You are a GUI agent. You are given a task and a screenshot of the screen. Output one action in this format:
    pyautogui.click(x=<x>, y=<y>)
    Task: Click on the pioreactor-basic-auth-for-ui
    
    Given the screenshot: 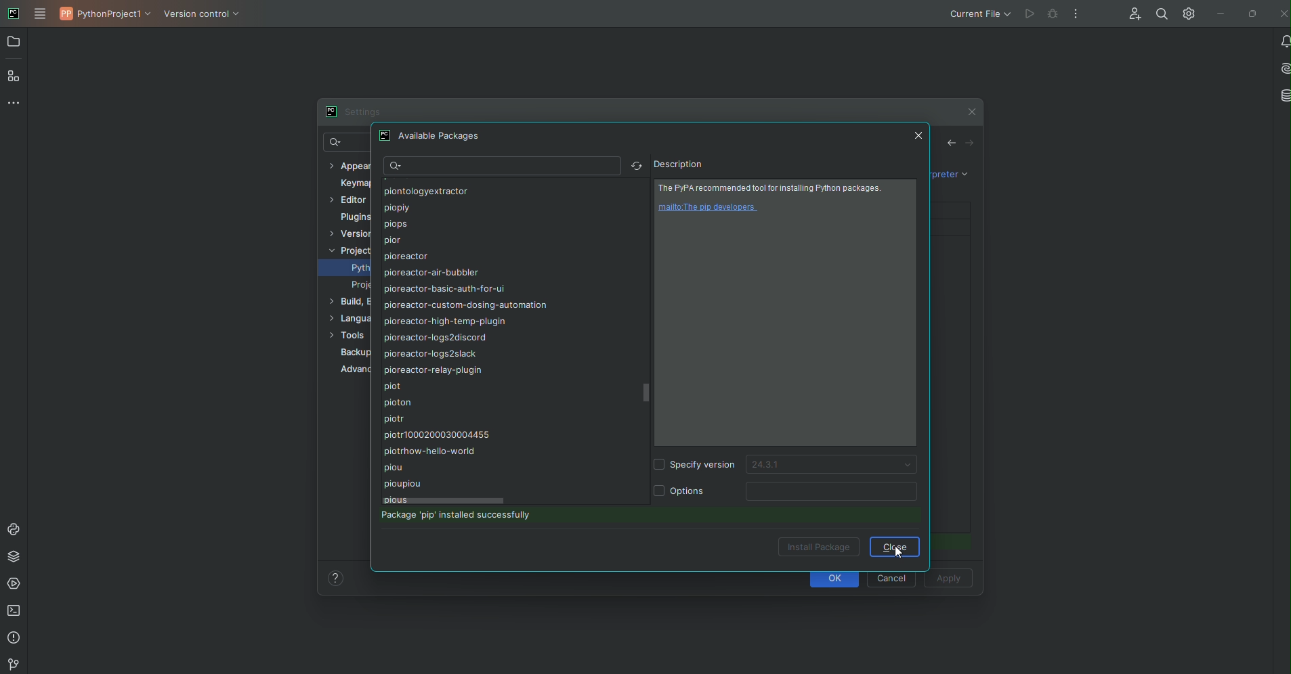 What is the action you would take?
    pyautogui.click(x=444, y=289)
    